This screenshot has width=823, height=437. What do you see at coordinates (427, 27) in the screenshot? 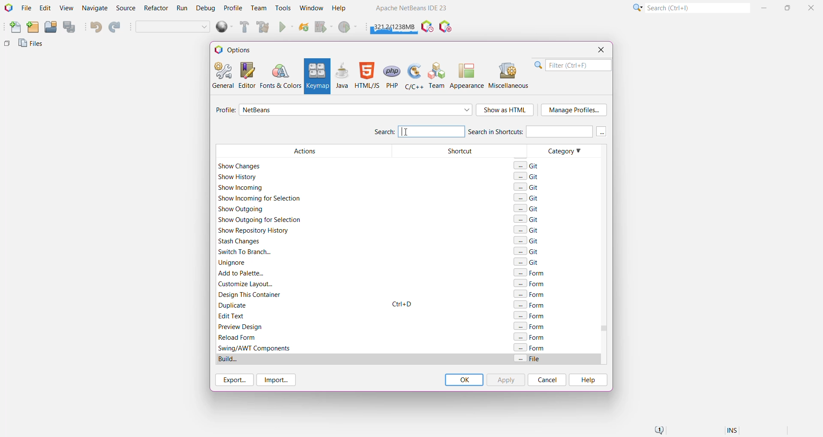
I see `Pause IDE profiling and take a Snapshot` at bounding box center [427, 27].